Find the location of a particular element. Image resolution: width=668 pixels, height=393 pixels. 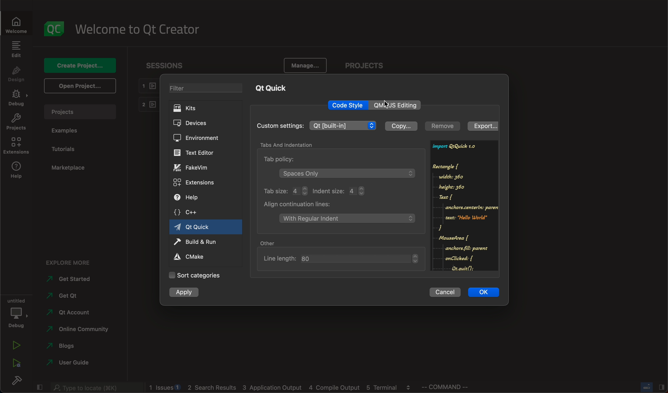

projects is located at coordinates (79, 112).